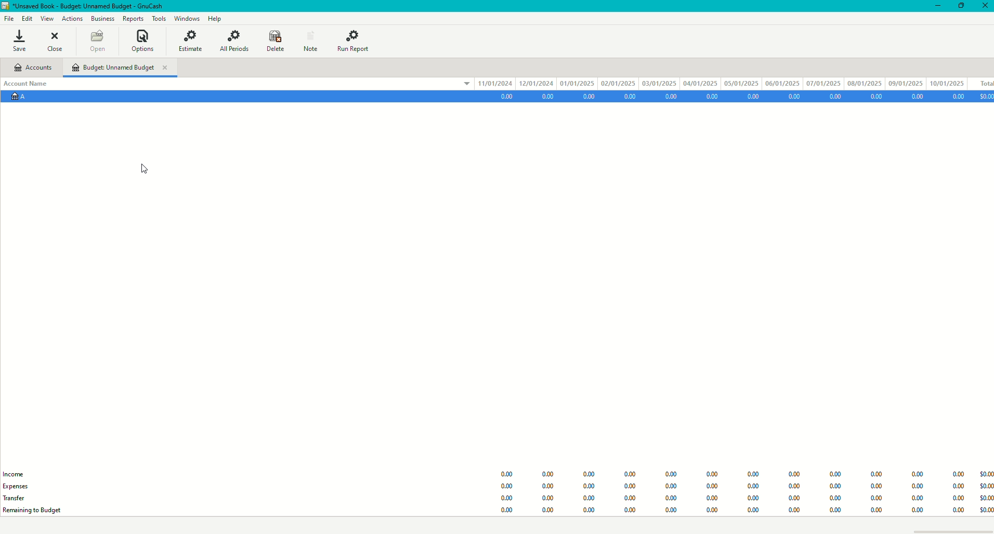  Describe the element at coordinates (962, 7) in the screenshot. I see `Restore` at that location.